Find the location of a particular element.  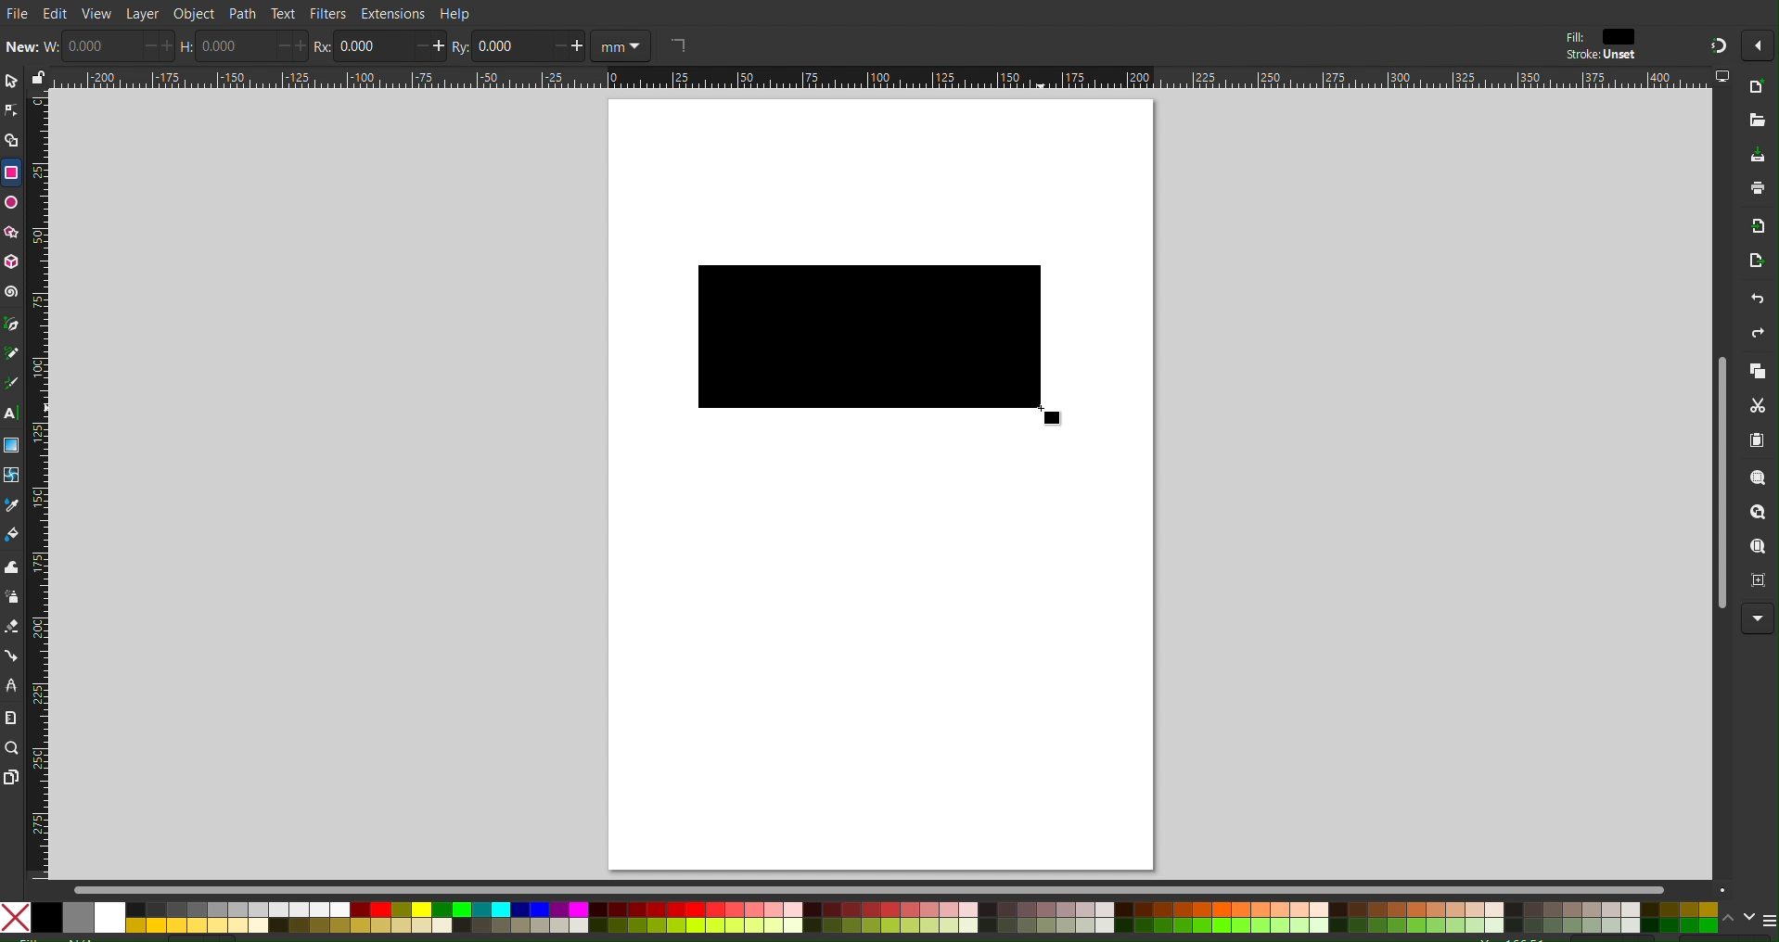

Zoom Selection is located at coordinates (1760, 482).